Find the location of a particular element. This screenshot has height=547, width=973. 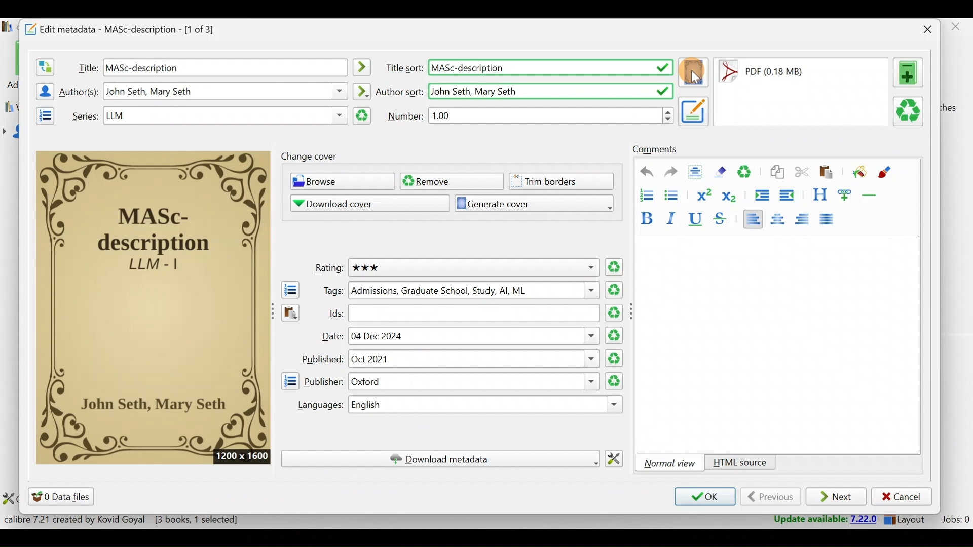

HTML source is located at coordinates (740, 463).